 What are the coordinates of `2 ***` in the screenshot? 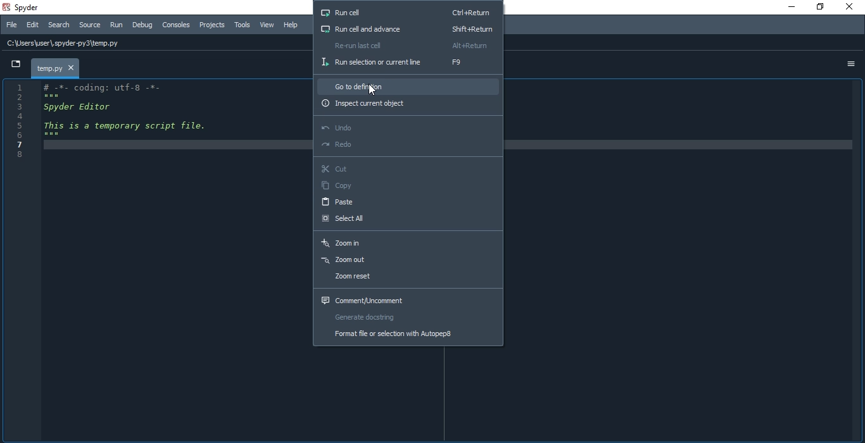 It's located at (48, 96).